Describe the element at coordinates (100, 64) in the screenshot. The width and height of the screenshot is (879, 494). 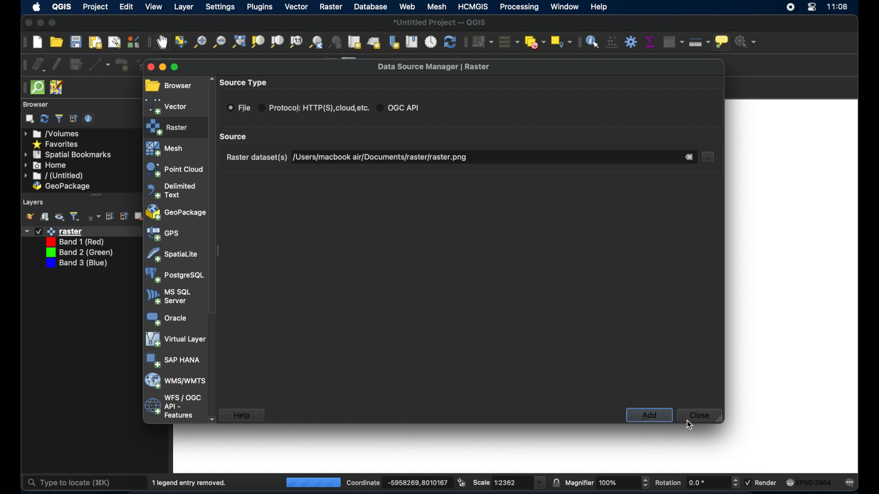
I see `digitize with segment` at that location.